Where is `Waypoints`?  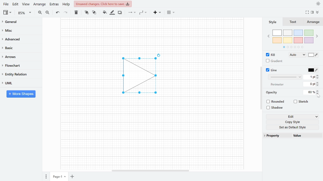 Waypoints is located at coordinates (143, 12).